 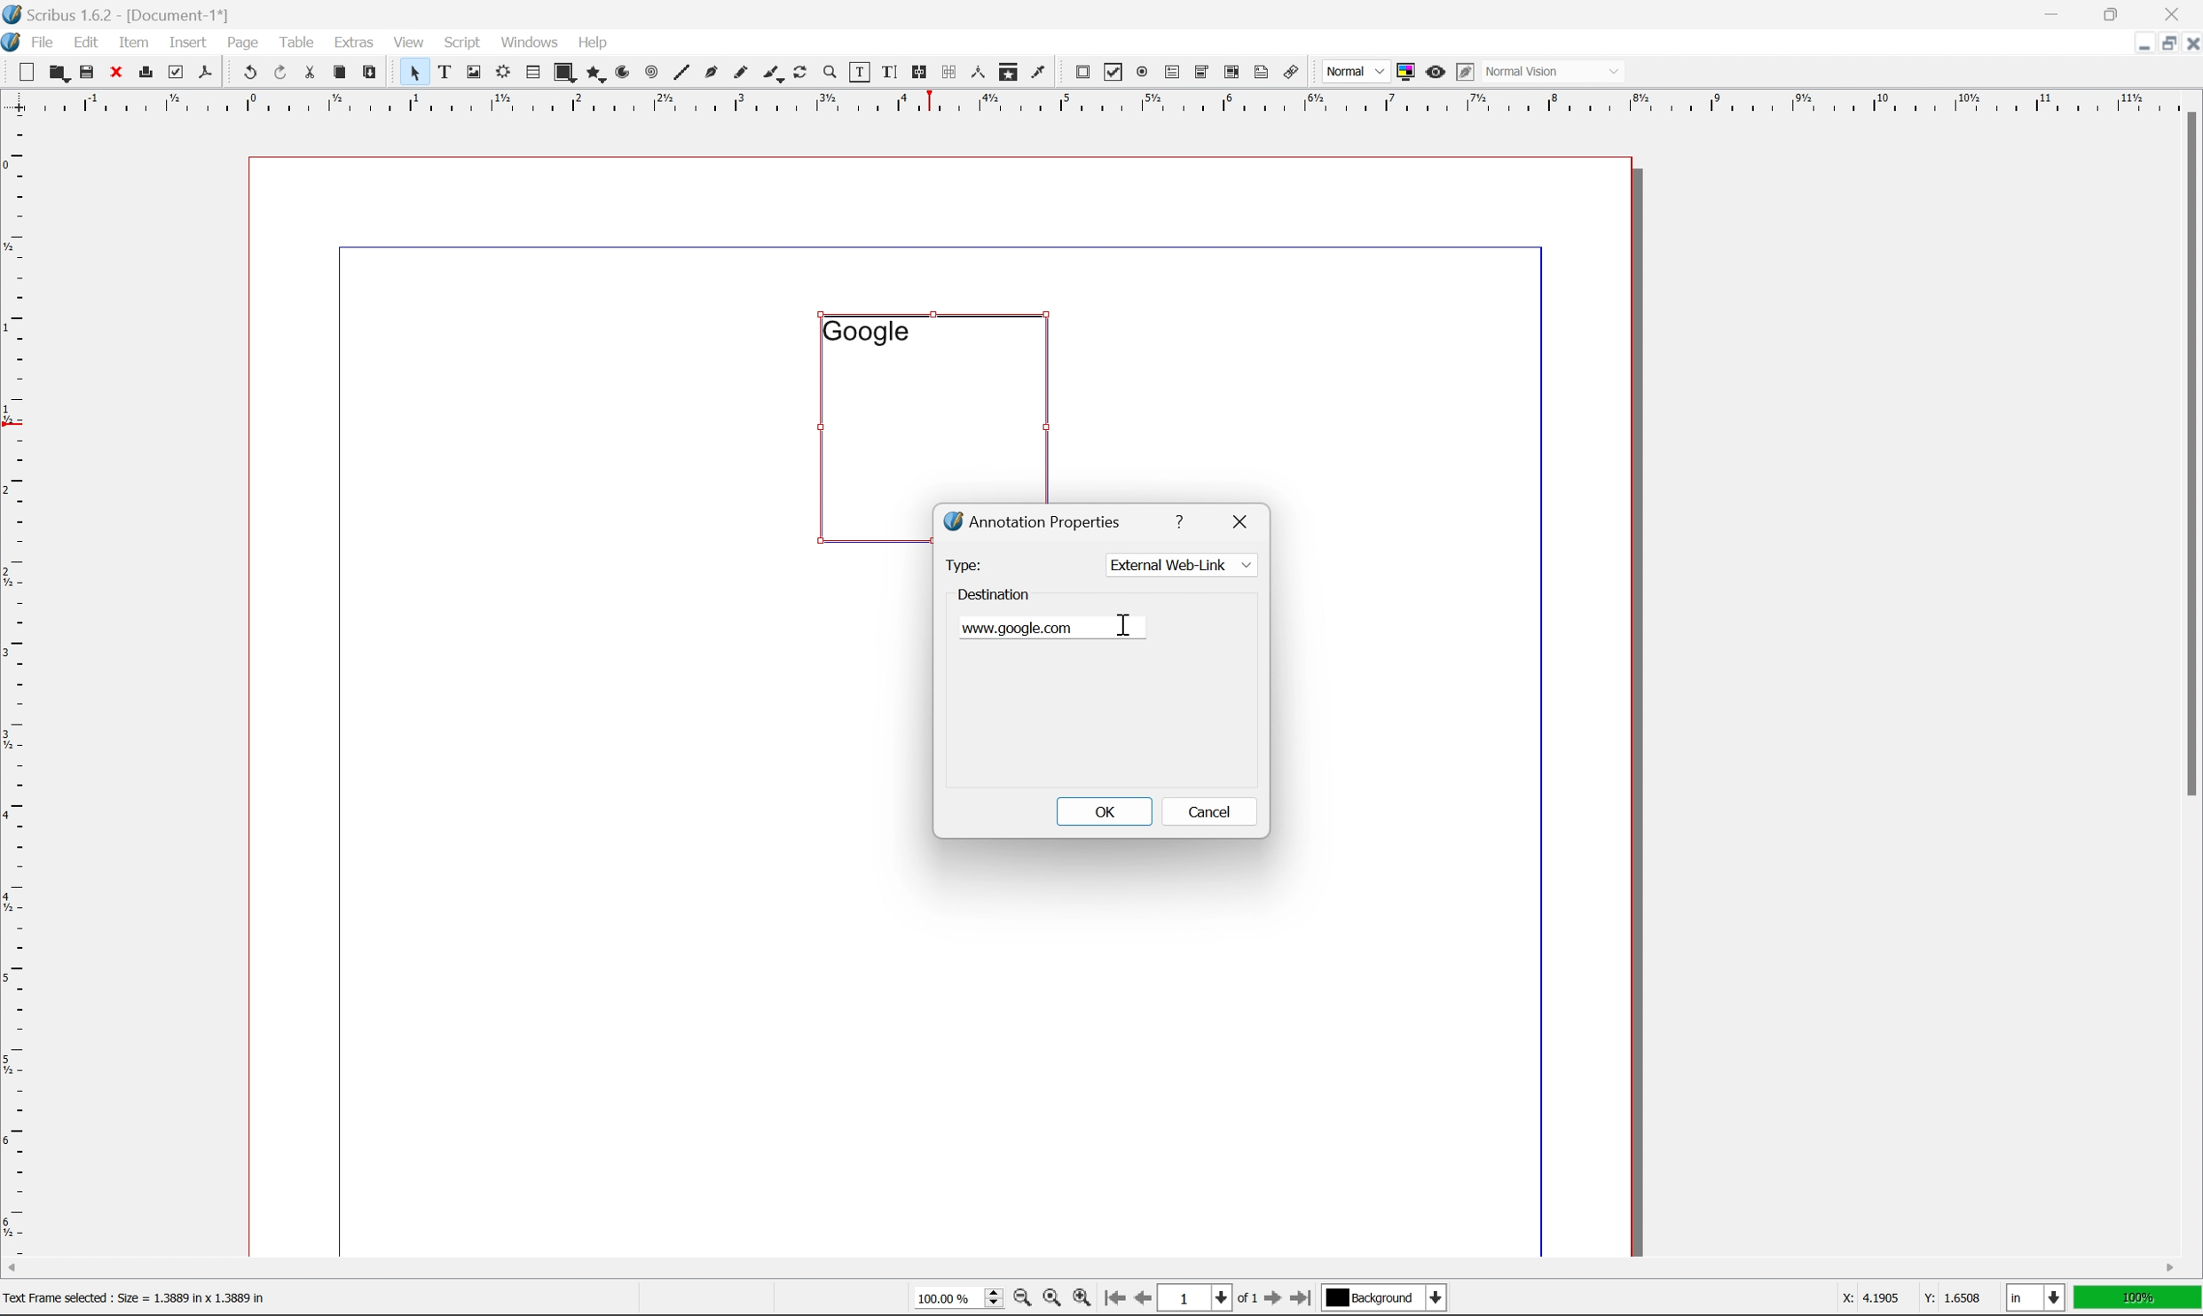 I want to click on go to last page, so click(x=1300, y=1298).